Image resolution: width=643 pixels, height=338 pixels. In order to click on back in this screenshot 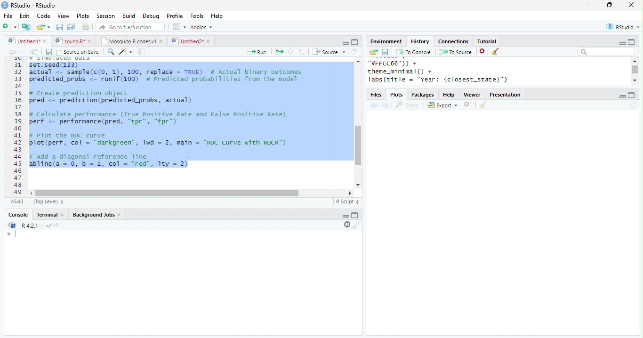, I will do `click(373, 106)`.